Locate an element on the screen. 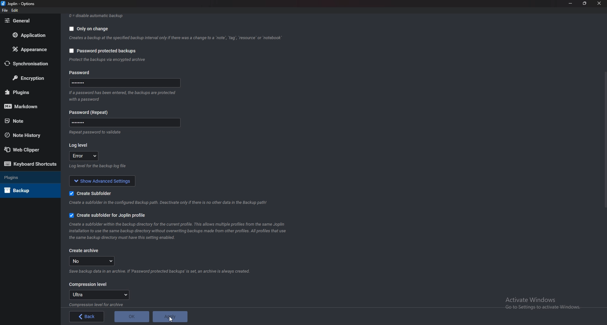 The width and height of the screenshot is (607, 325). show advanced settings is located at coordinates (100, 180).